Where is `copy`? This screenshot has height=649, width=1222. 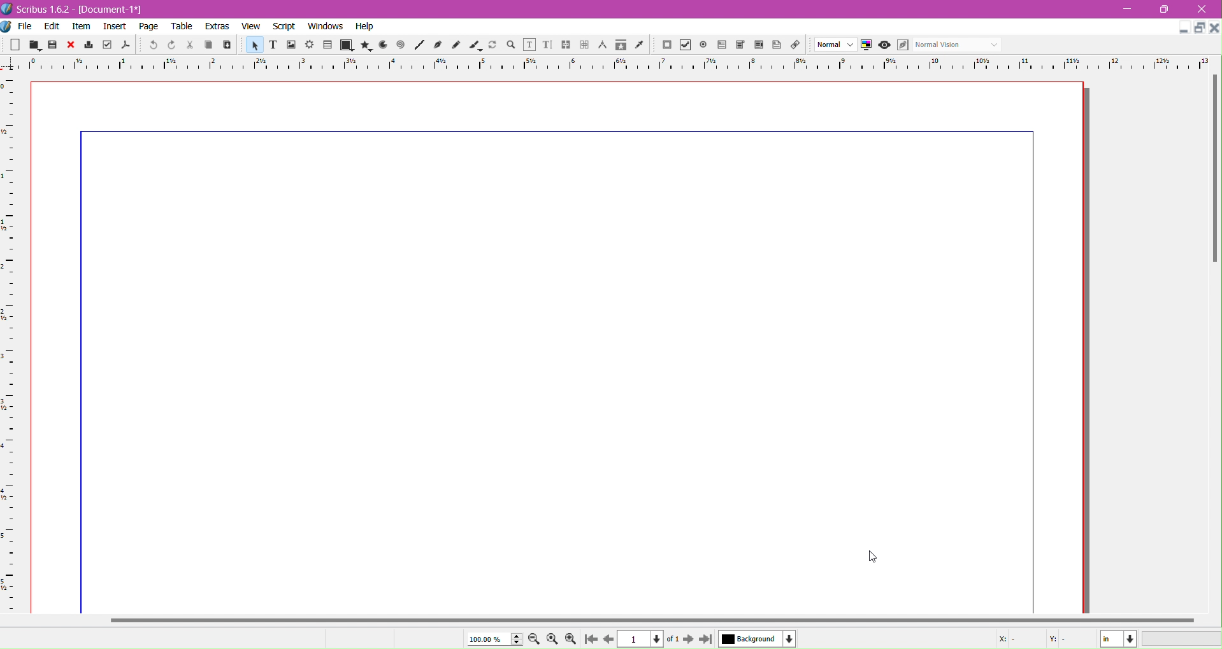
copy is located at coordinates (206, 46).